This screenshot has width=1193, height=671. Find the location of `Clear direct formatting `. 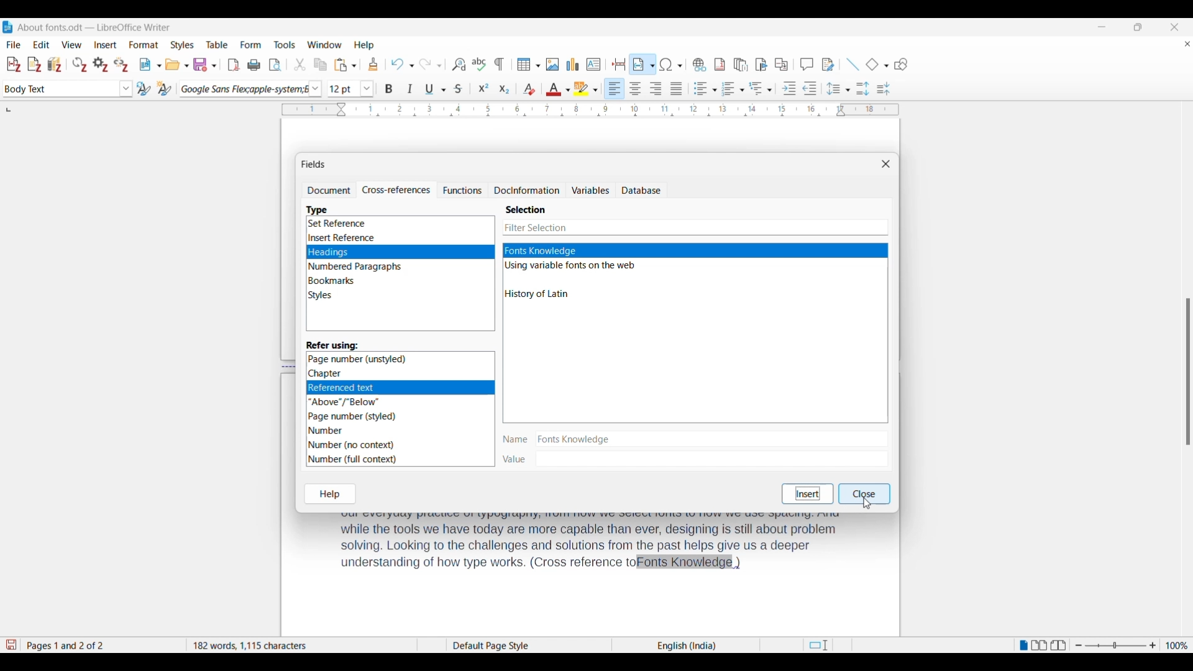

Clear direct formatting  is located at coordinates (529, 88).